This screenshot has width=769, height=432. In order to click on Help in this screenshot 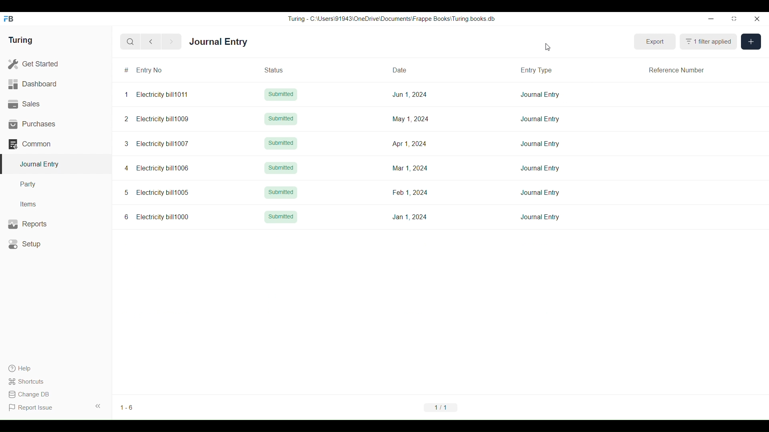, I will do `click(30, 368)`.